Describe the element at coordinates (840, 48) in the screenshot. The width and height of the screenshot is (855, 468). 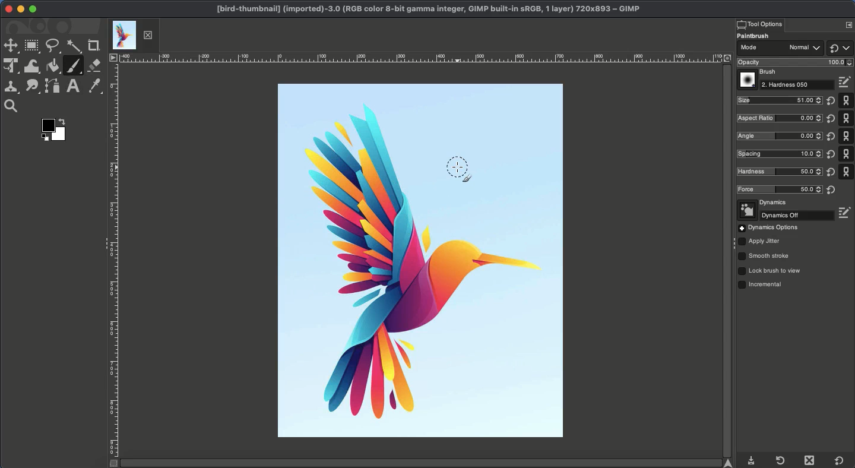
I see `Default` at that location.